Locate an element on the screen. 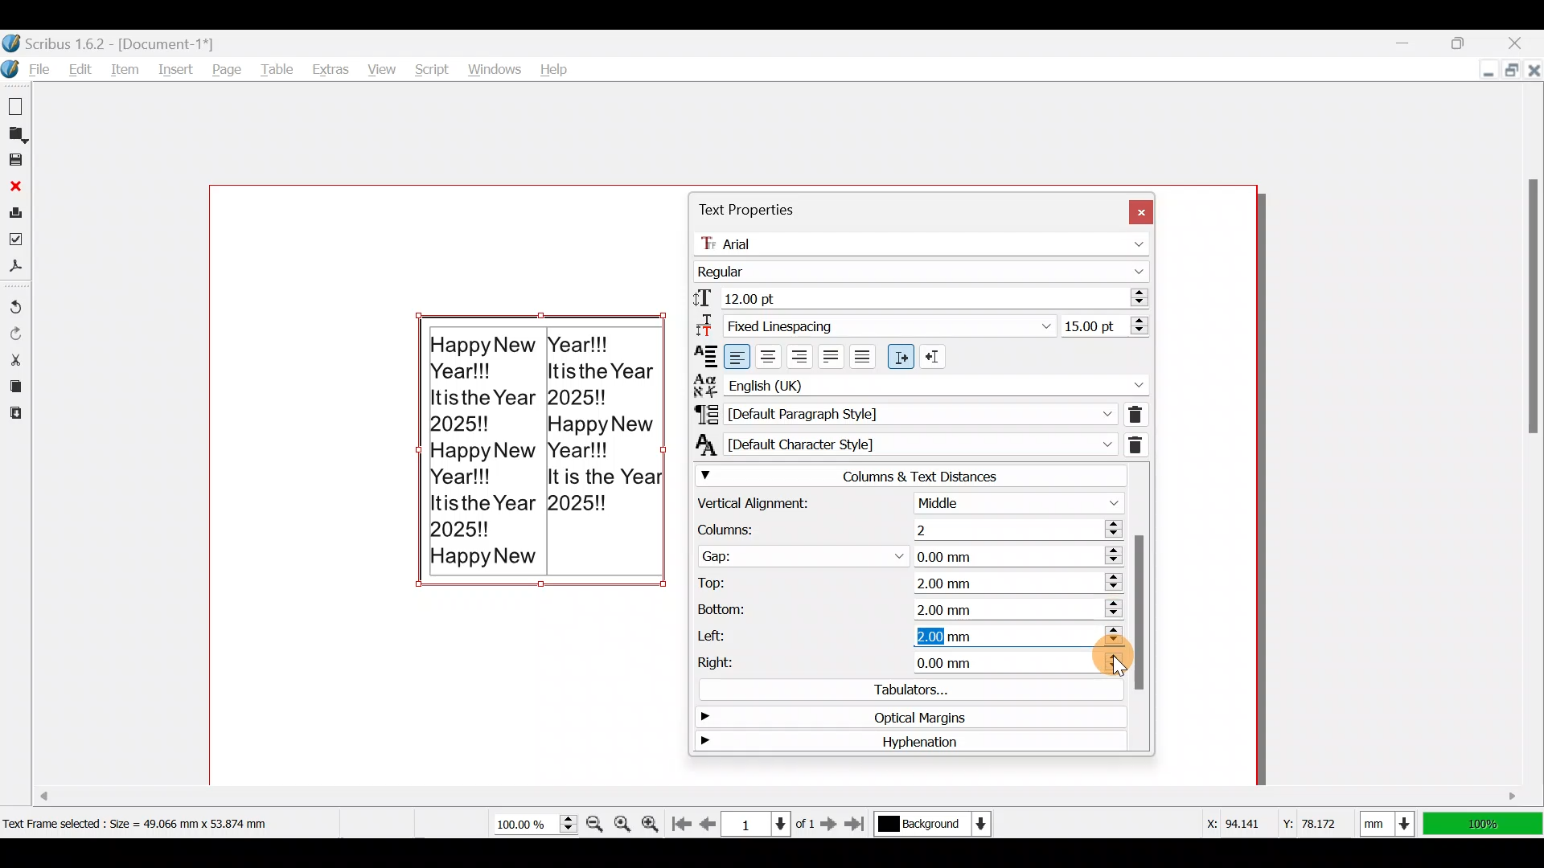  Hyphenation is located at coordinates (903, 743).